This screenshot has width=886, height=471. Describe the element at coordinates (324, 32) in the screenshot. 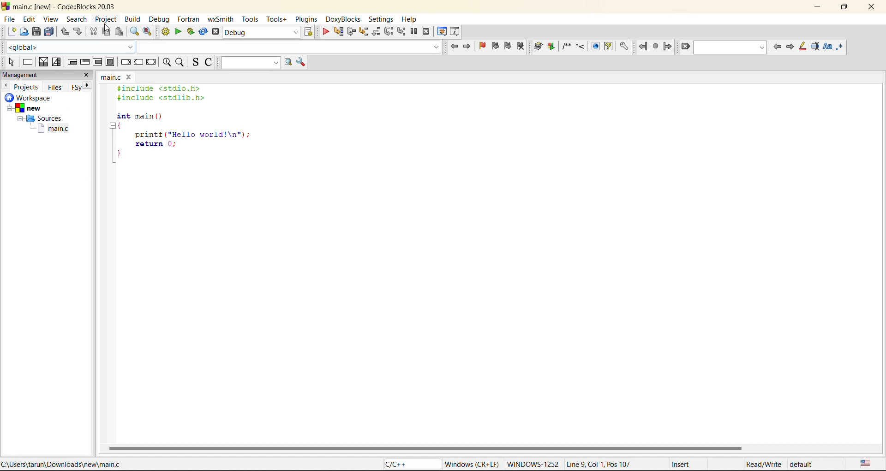

I see `debug` at that location.